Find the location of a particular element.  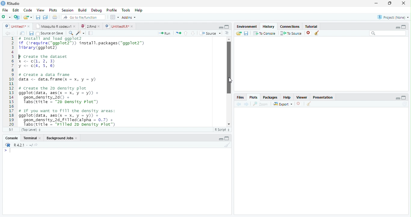

close is located at coordinates (77, 139).